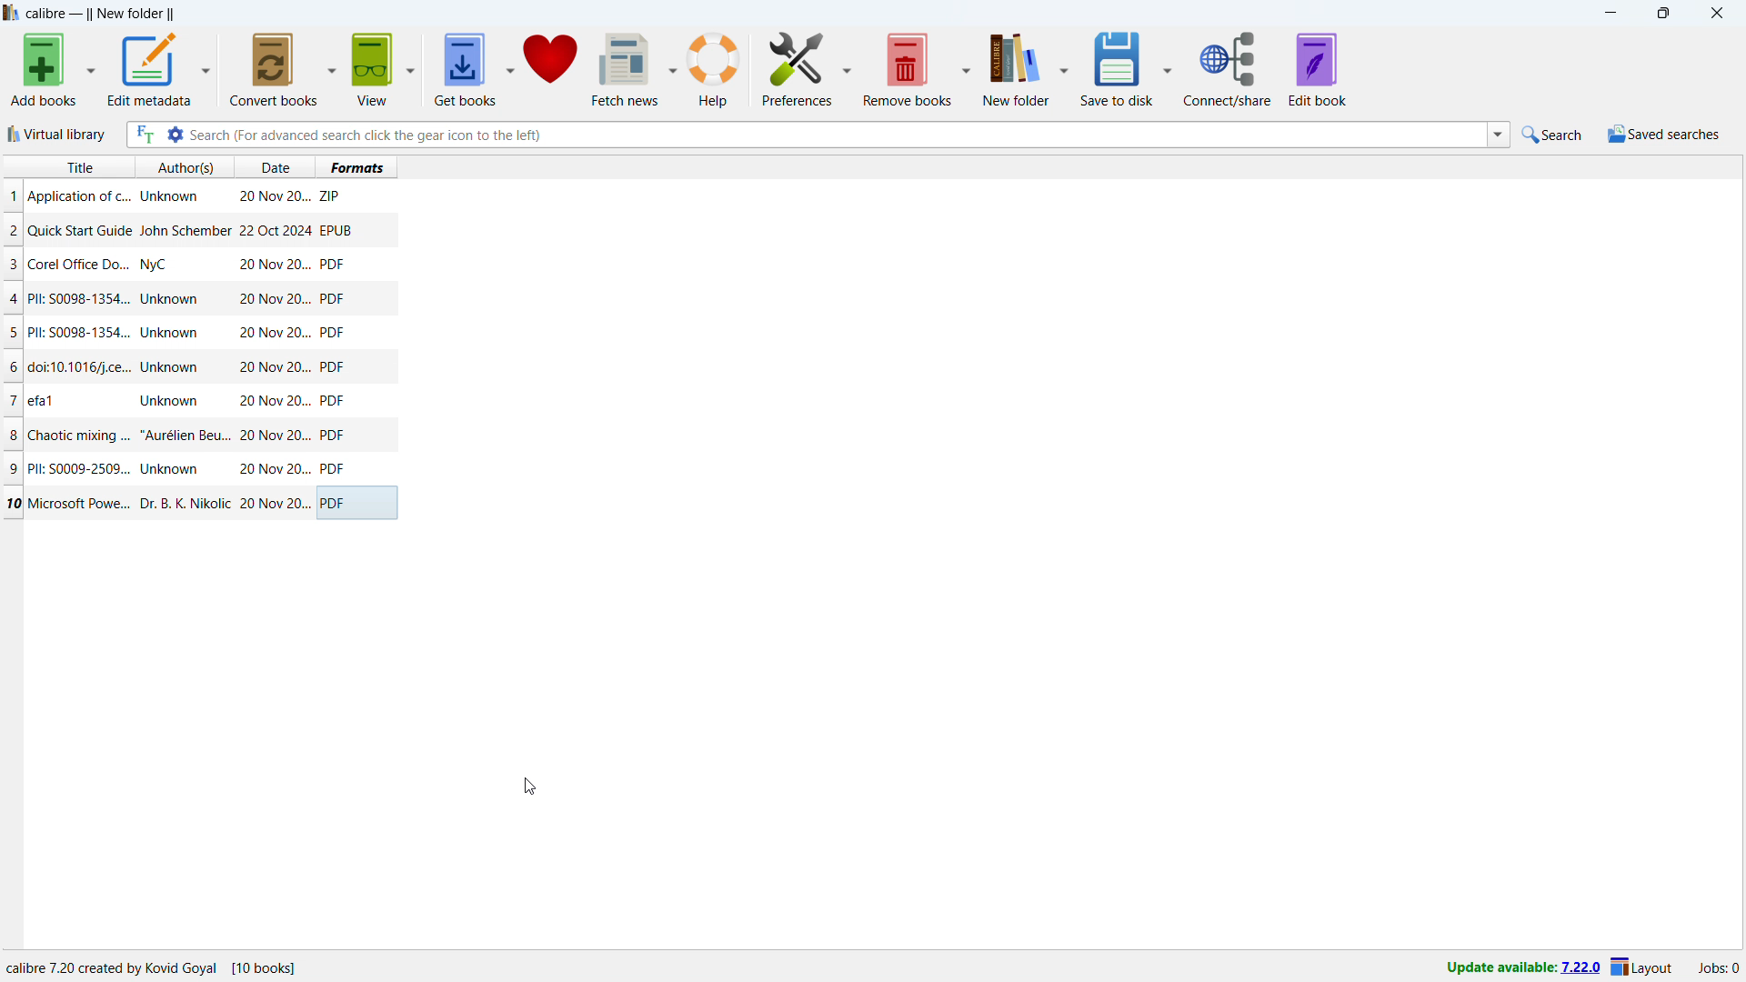 This screenshot has height=982, width=1746. I want to click on Unknown, so click(169, 469).